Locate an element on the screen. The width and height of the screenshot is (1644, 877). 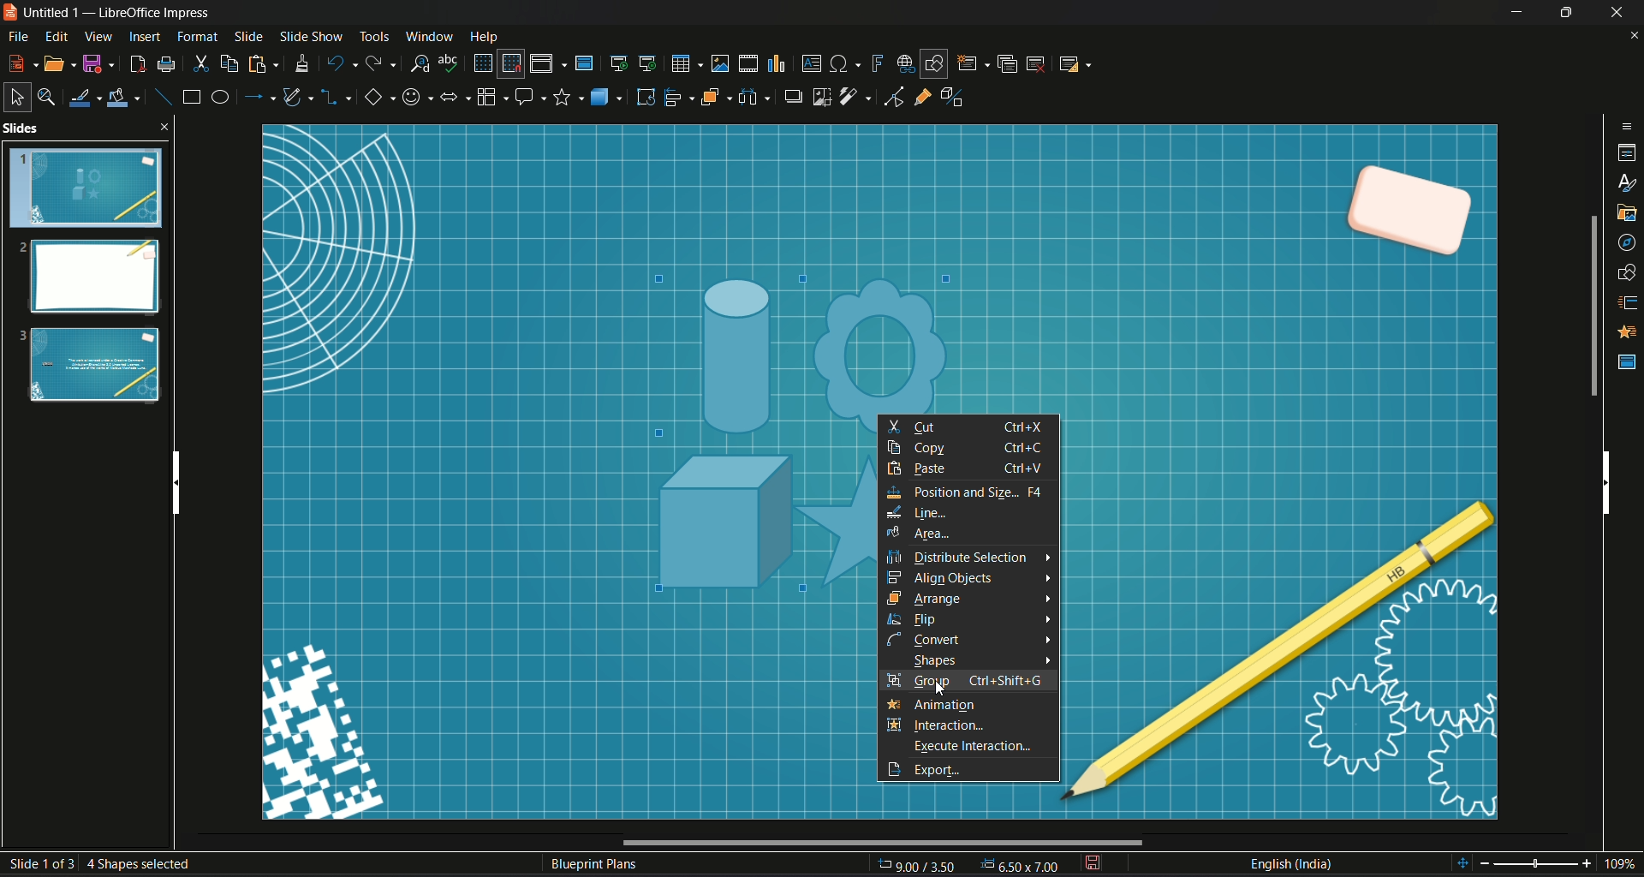
master slide is located at coordinates (1628, 362).